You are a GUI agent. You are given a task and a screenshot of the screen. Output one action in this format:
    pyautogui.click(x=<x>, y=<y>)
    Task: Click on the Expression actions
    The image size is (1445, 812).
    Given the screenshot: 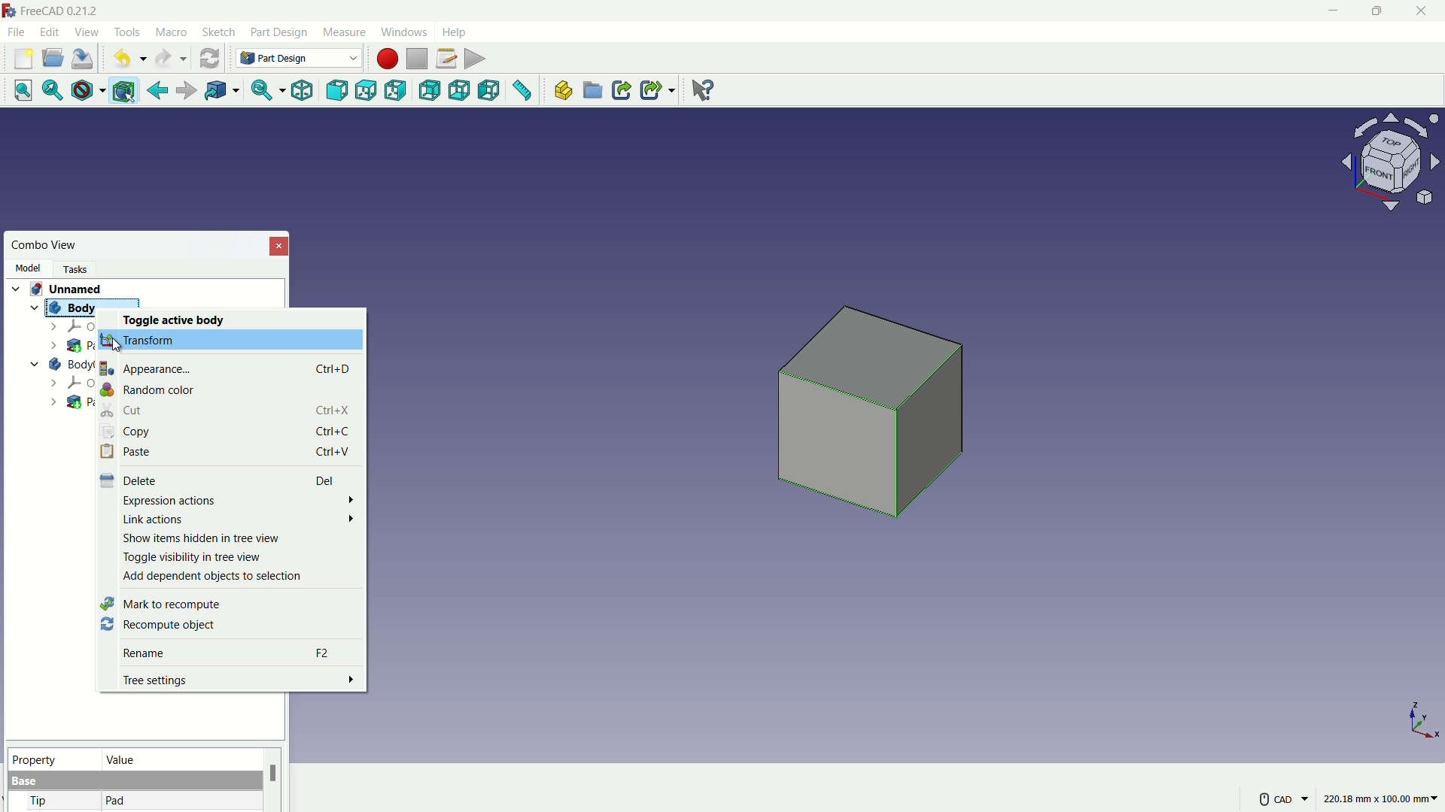 What is the action you would take?
    pyautogui.click(x=236, y=500)
    